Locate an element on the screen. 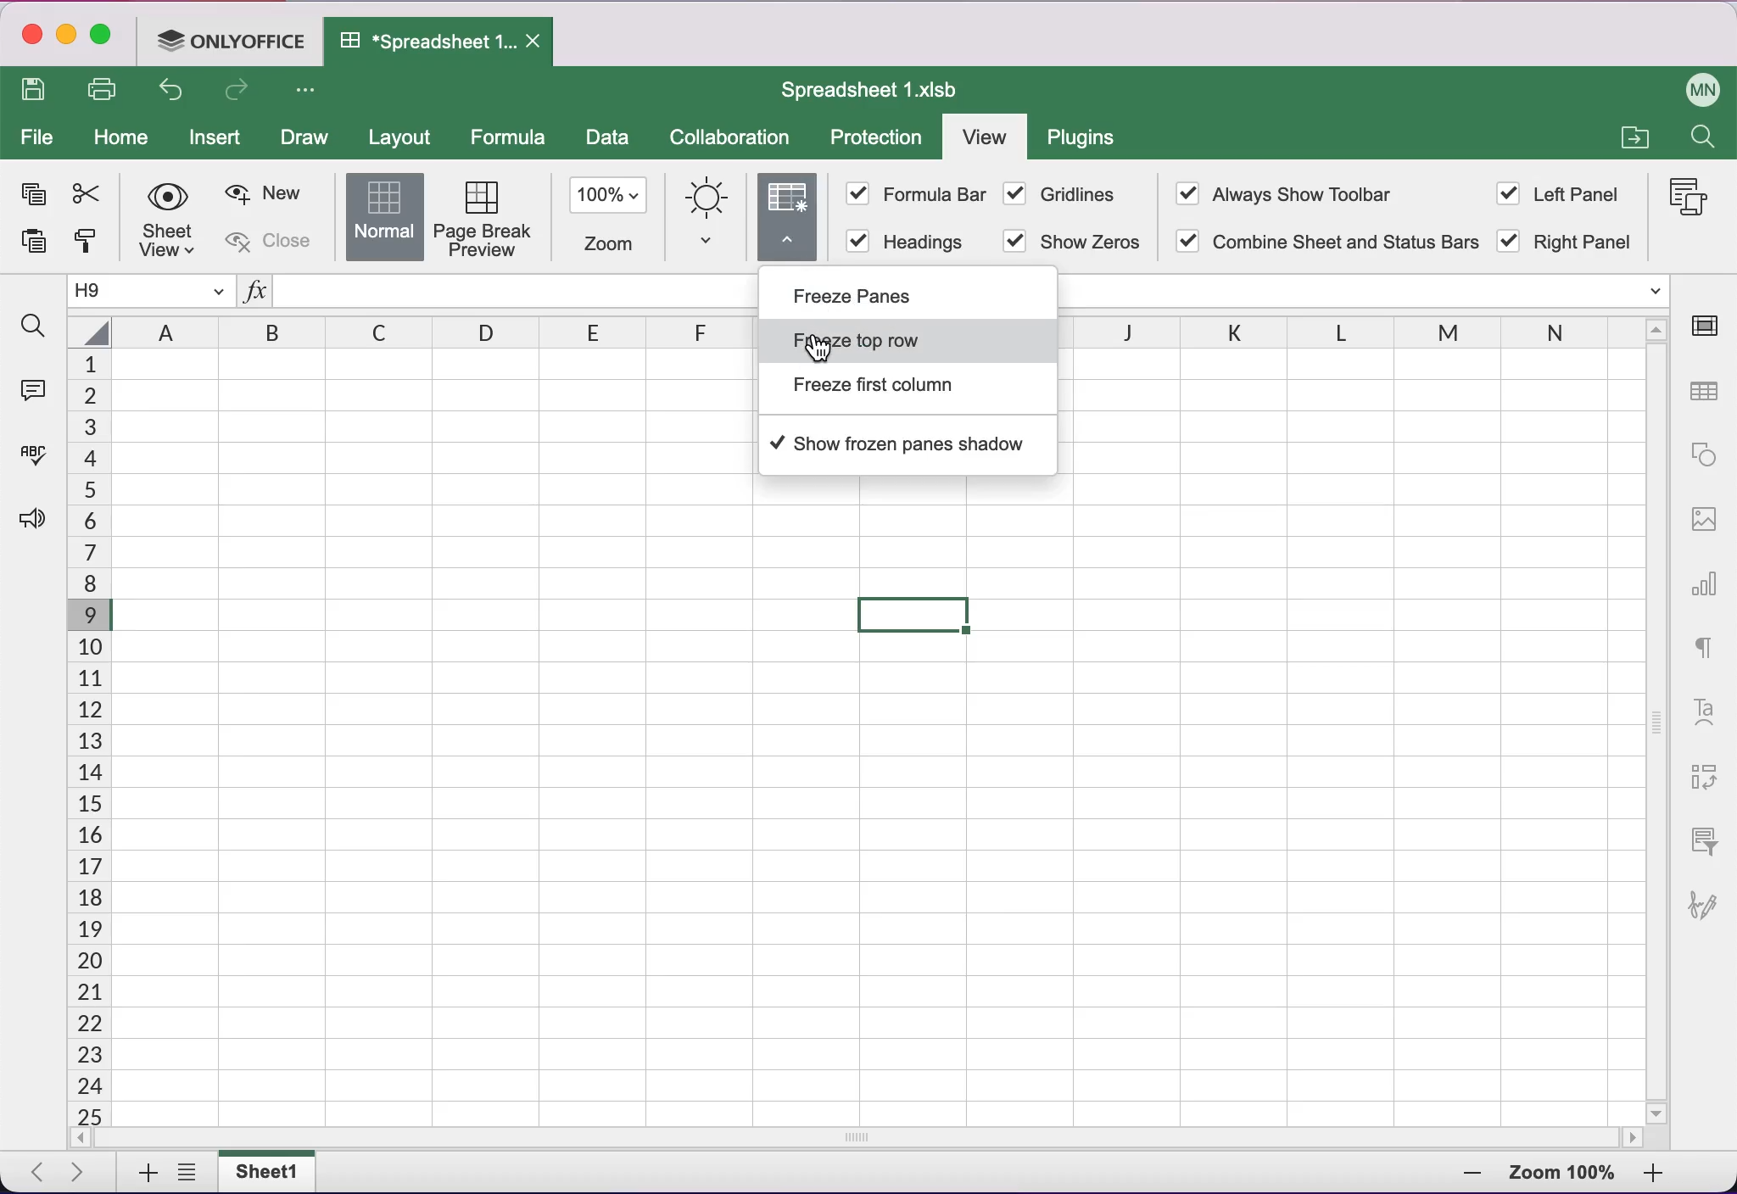 The height and width of the screenshot is (1194, 1737). chart is located at coordinates (1706, 590).